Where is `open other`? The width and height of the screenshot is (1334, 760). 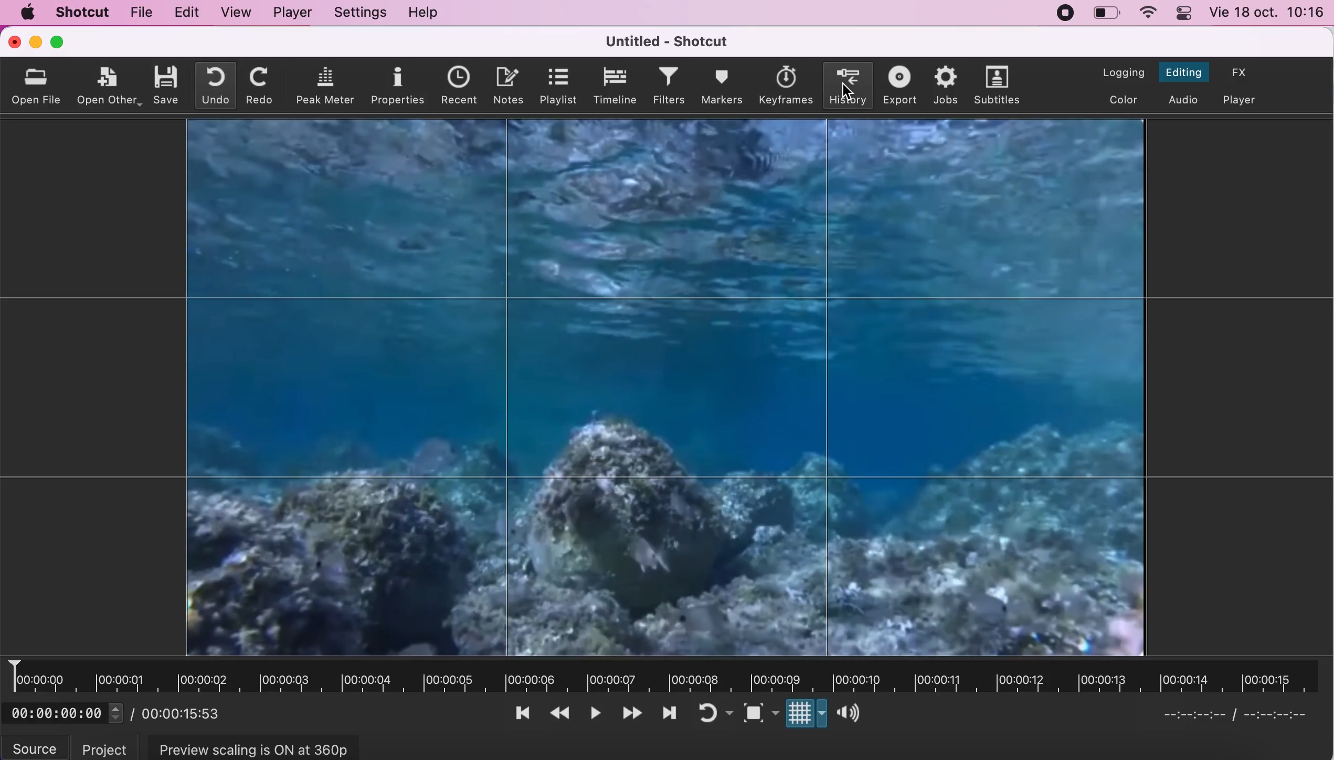
open other is located at coordinates (110, 85).